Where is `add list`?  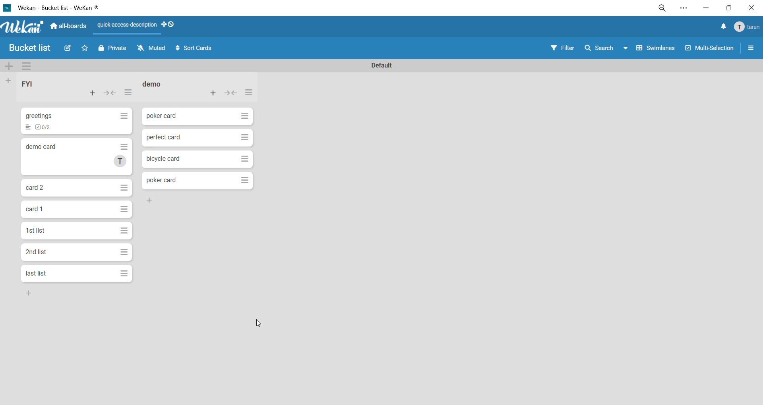 add list is located at coordinates (10, 81).